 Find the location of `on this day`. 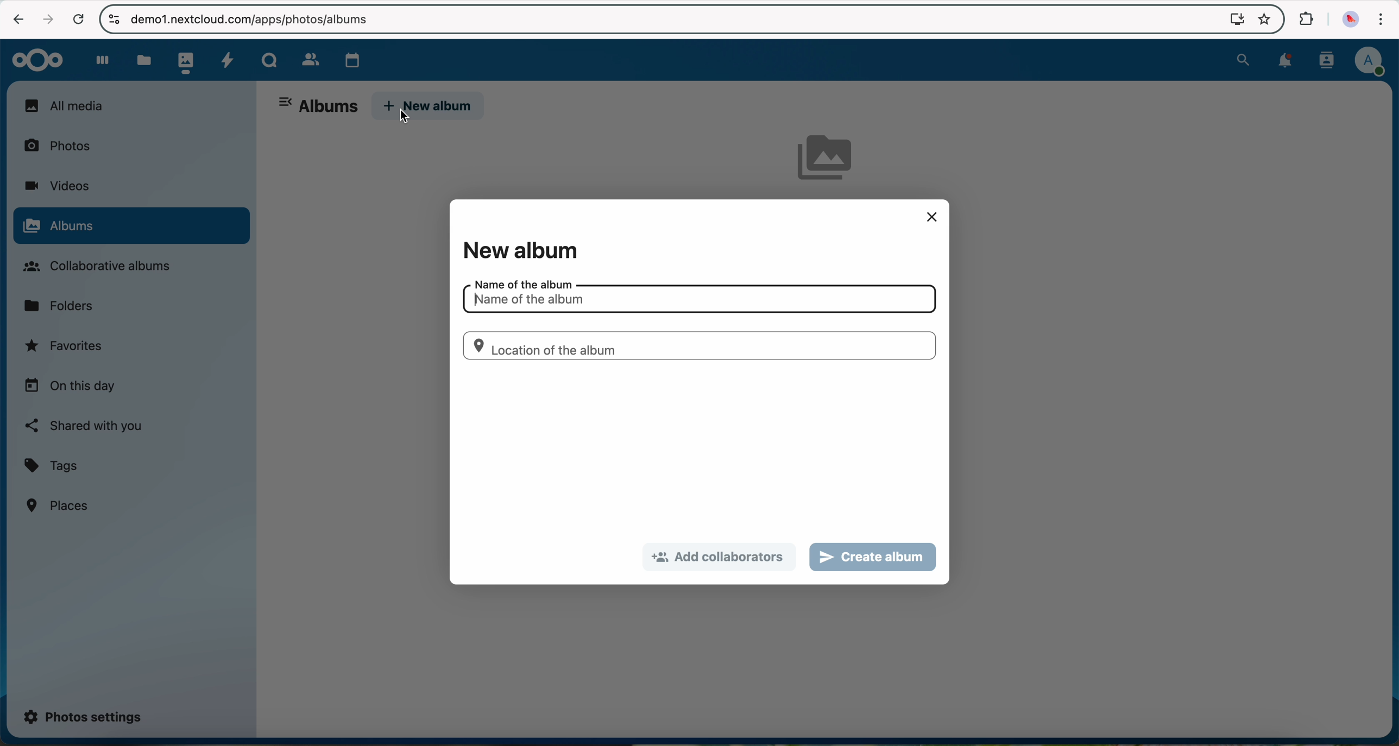

on this day is located at coordinates (70, 387).